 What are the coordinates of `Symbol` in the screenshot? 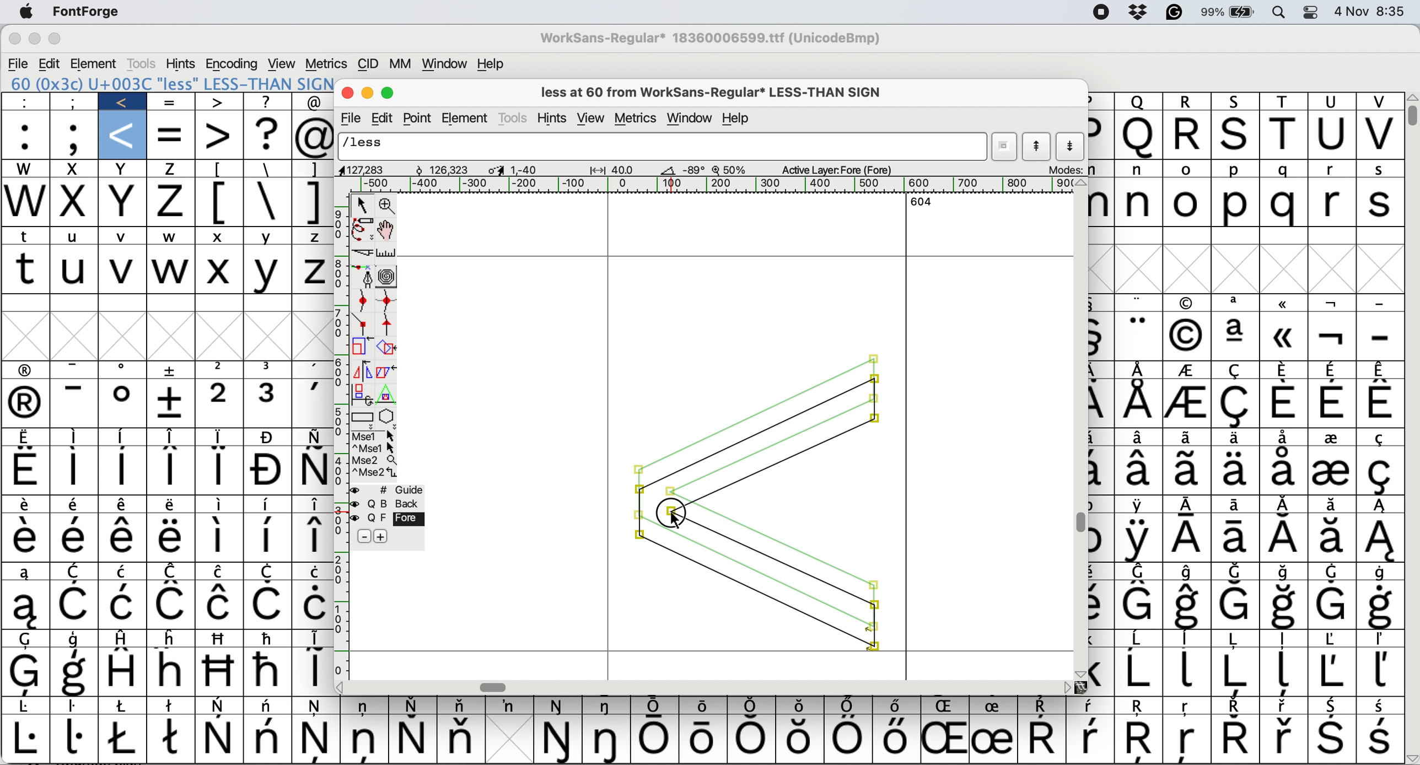 It's located at (1380, 640).